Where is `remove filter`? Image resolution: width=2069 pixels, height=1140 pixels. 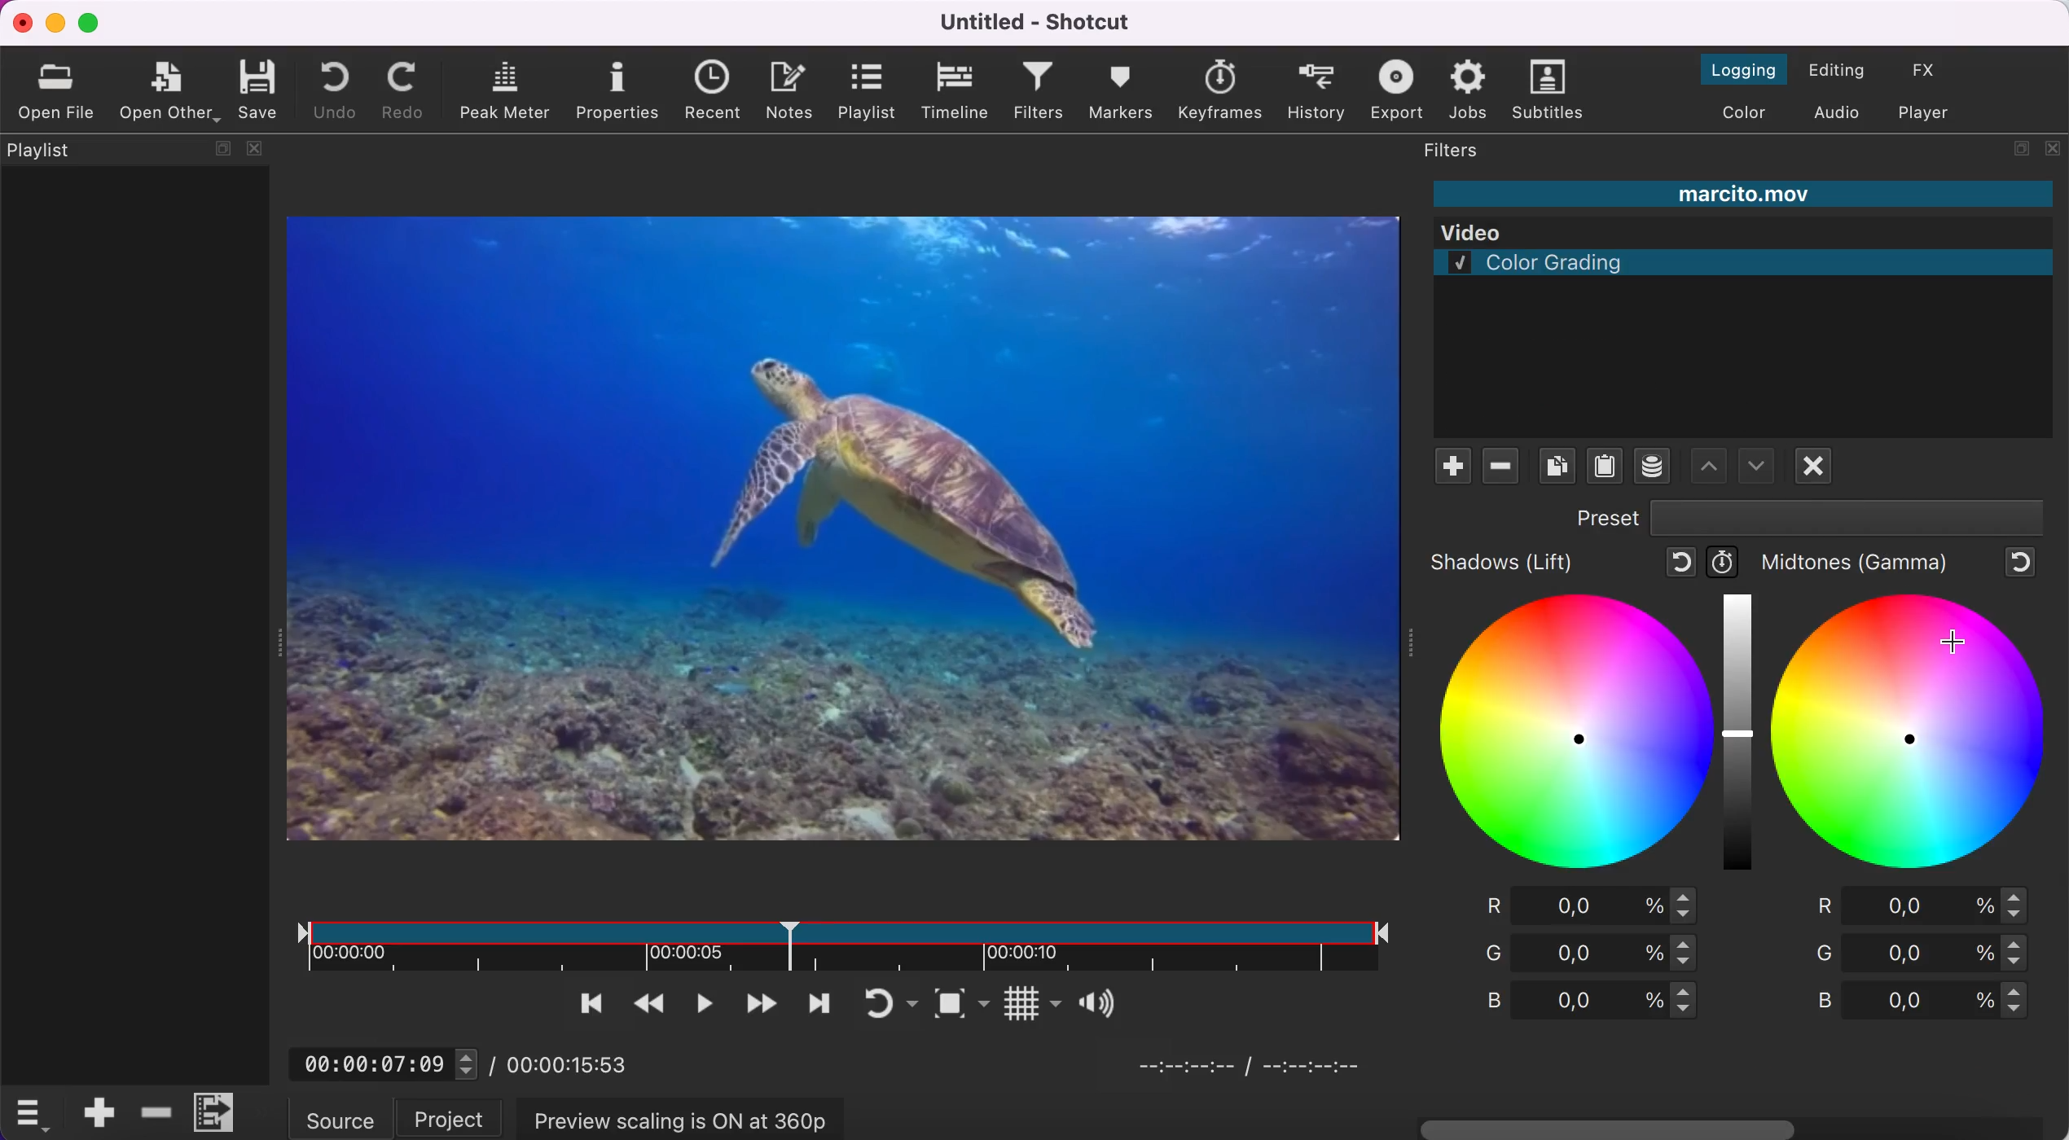
remove filter is located at coordinates (1505, 468).